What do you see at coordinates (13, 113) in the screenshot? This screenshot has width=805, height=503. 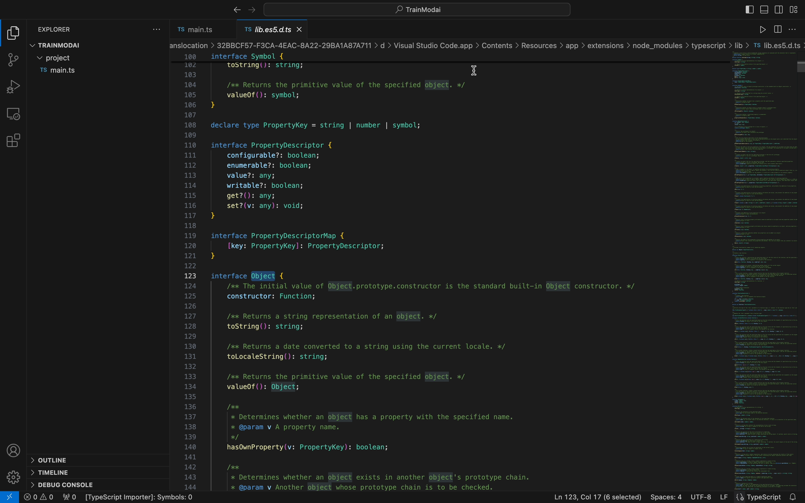 I see `remote explore` at bounding box center [13, 113].